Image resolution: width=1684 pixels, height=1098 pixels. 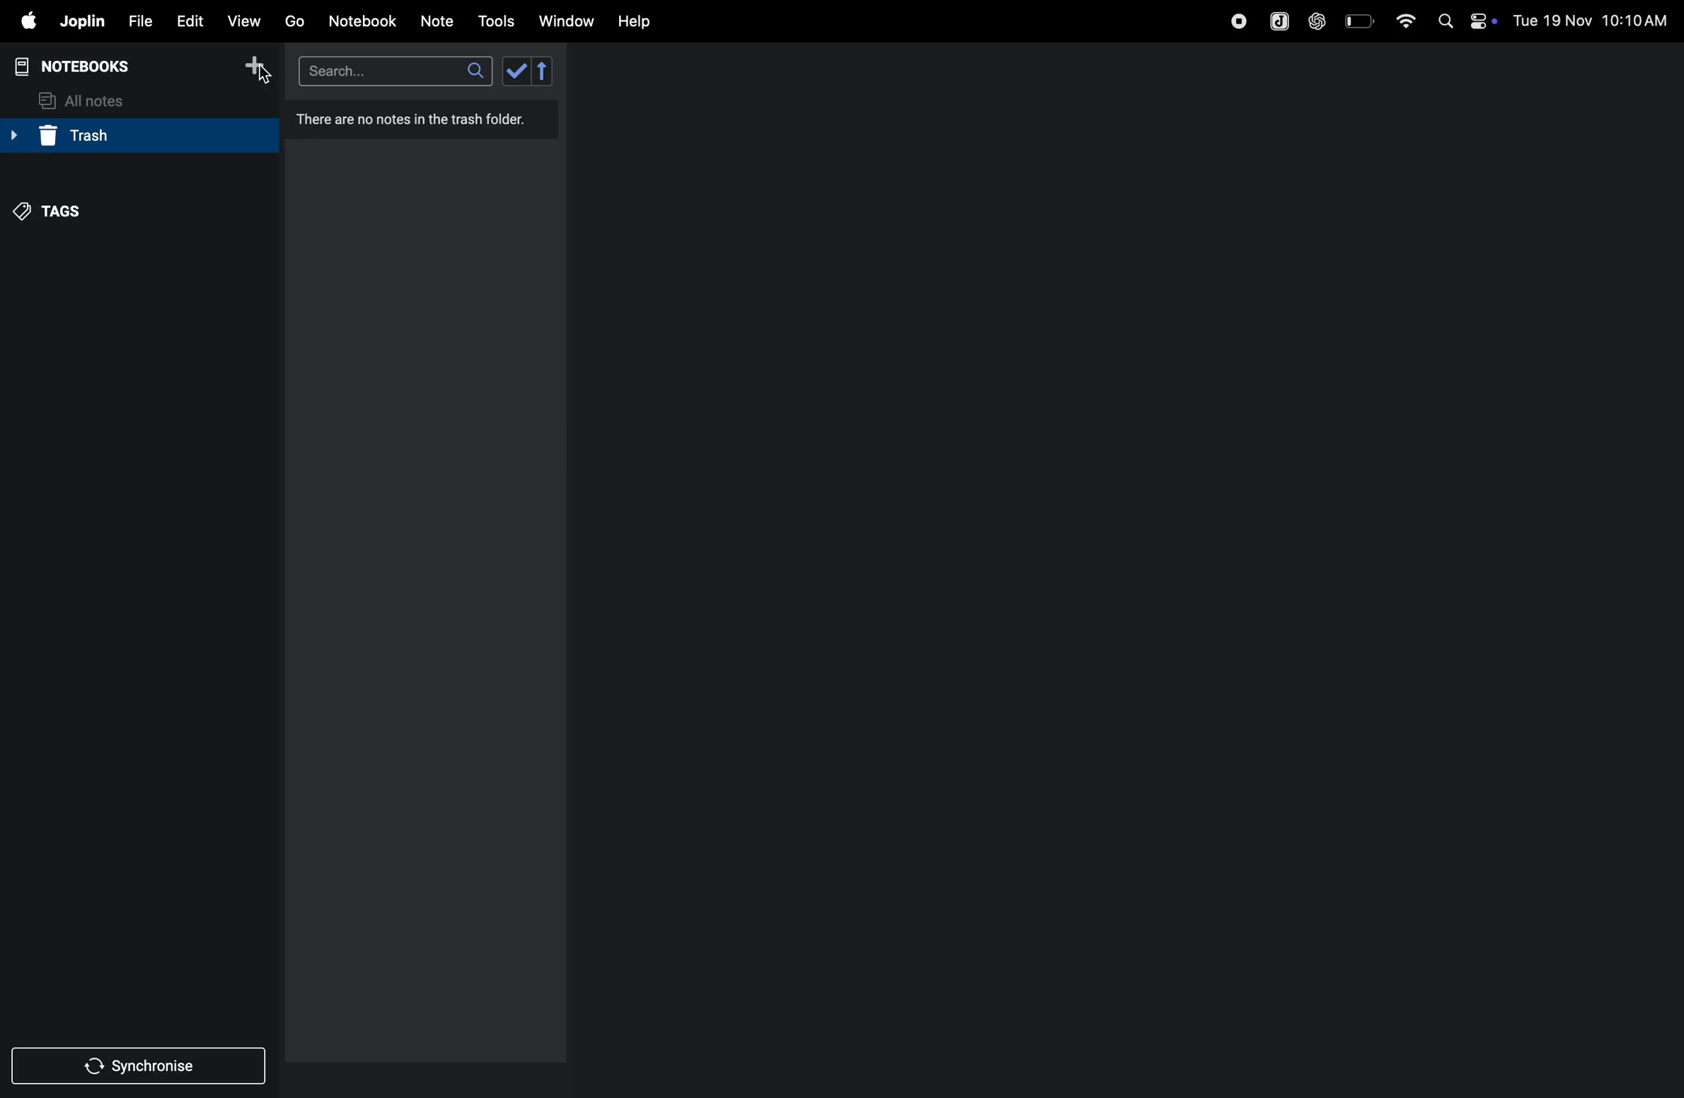 What do you see at coordinates (81, 64) in the screenshot?
I see `notebooks` at bounding box center [81, 64].